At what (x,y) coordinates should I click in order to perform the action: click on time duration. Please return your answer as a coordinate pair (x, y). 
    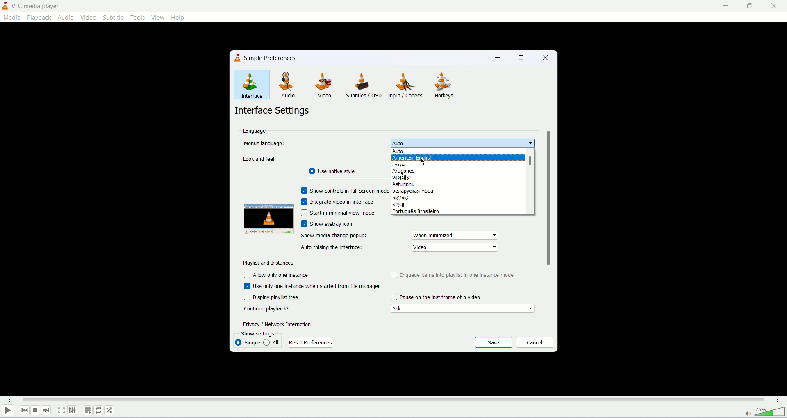
    Looking at the image, I should click on (778, 400).